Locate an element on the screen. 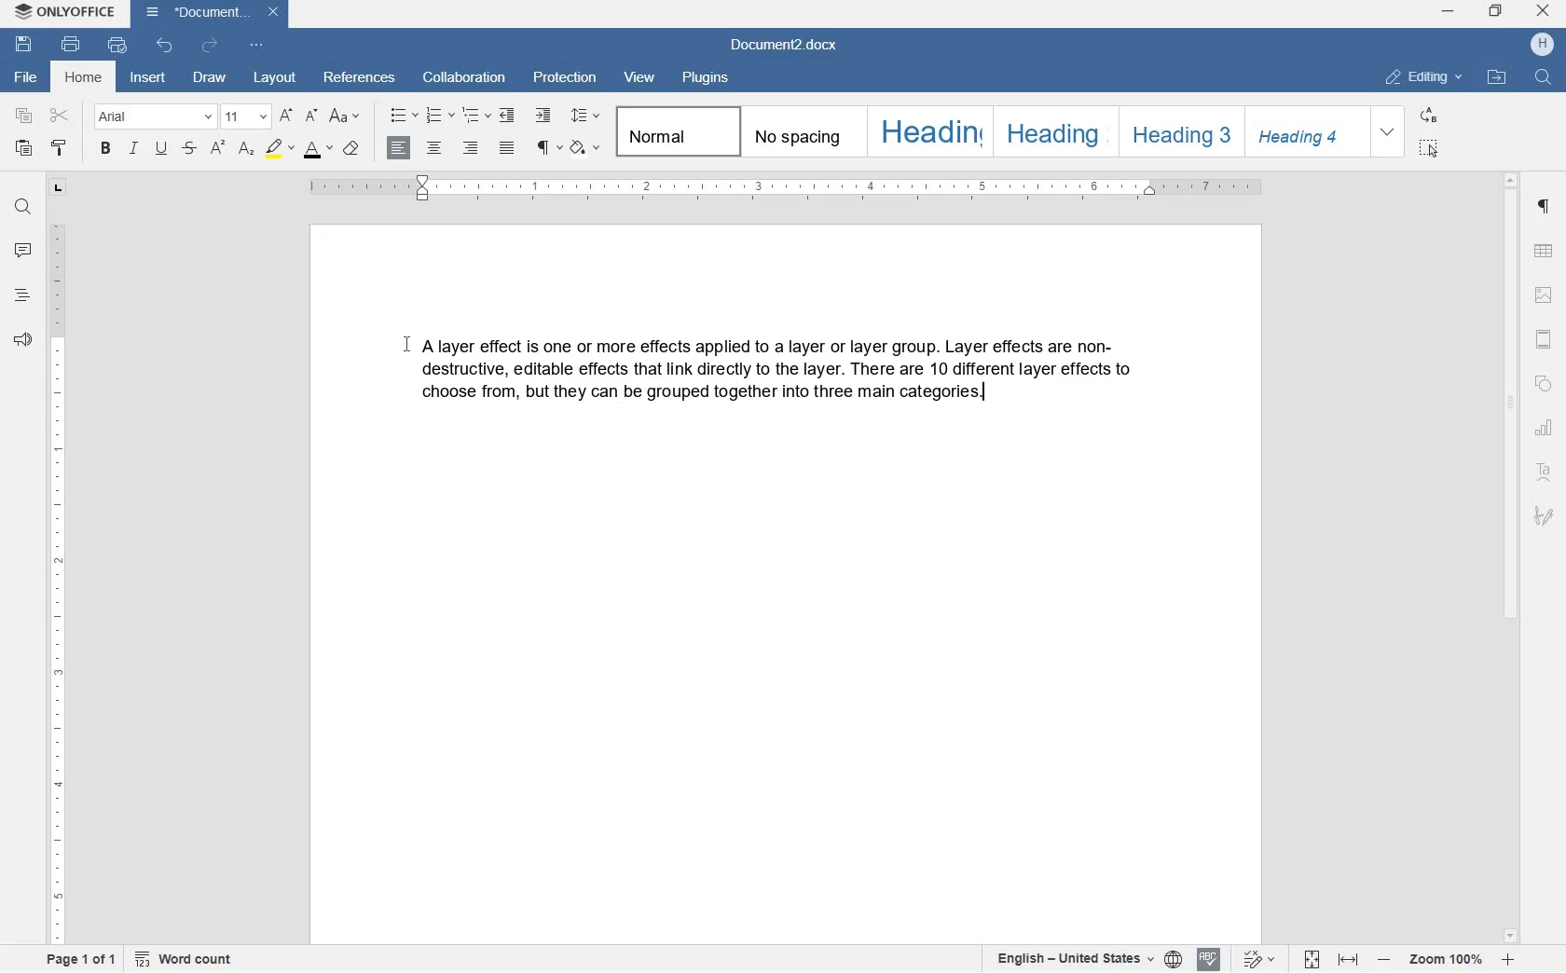  collaboration is located at coordinates (465, 79).